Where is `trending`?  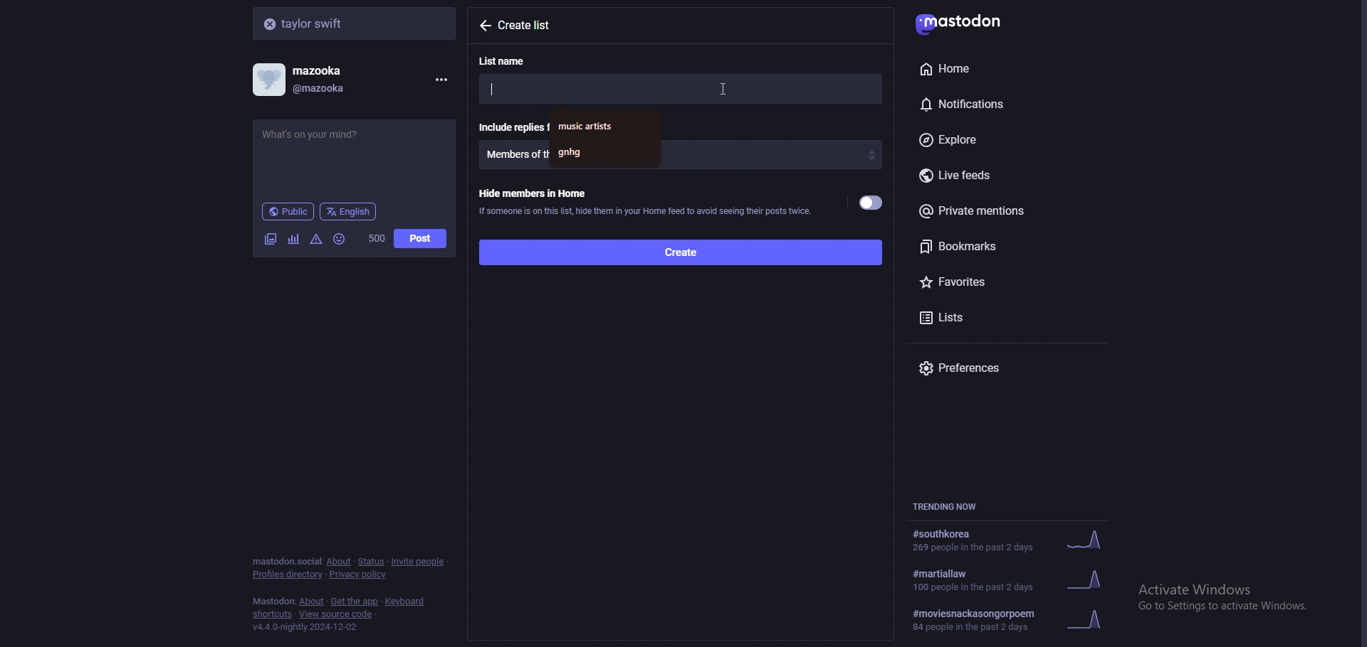
trending is located at coordinates (1015, 620).